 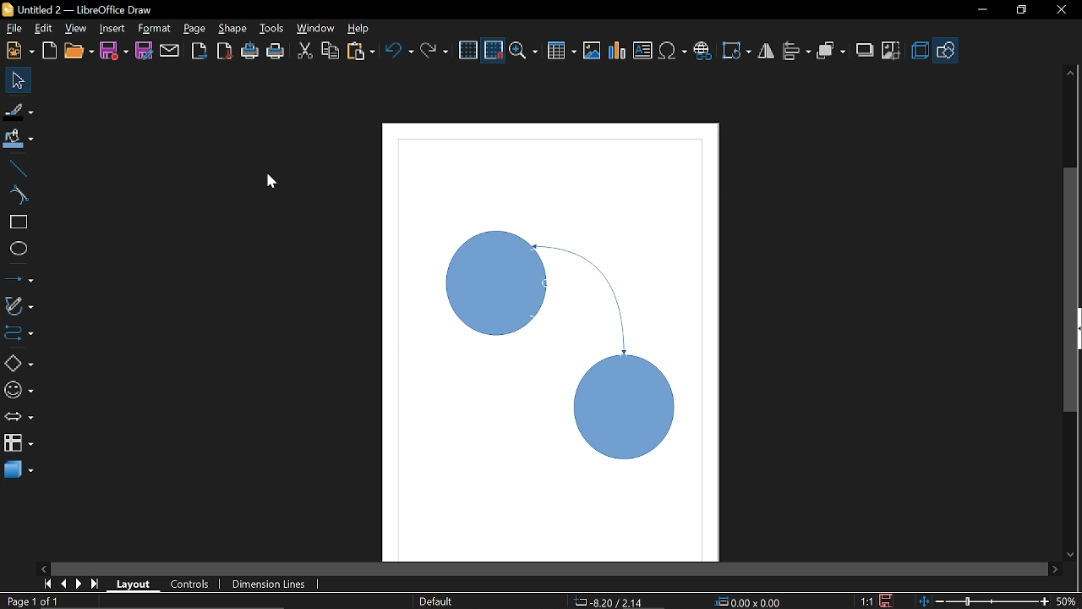 What do you see at coordinates (232, 29) in the screenshot?
I see `Shape` at bounding box center [232, 29].